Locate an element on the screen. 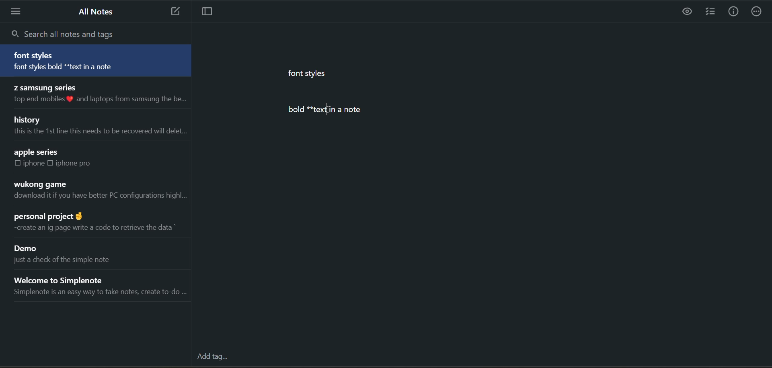  search is located at coordinates (67, 33).